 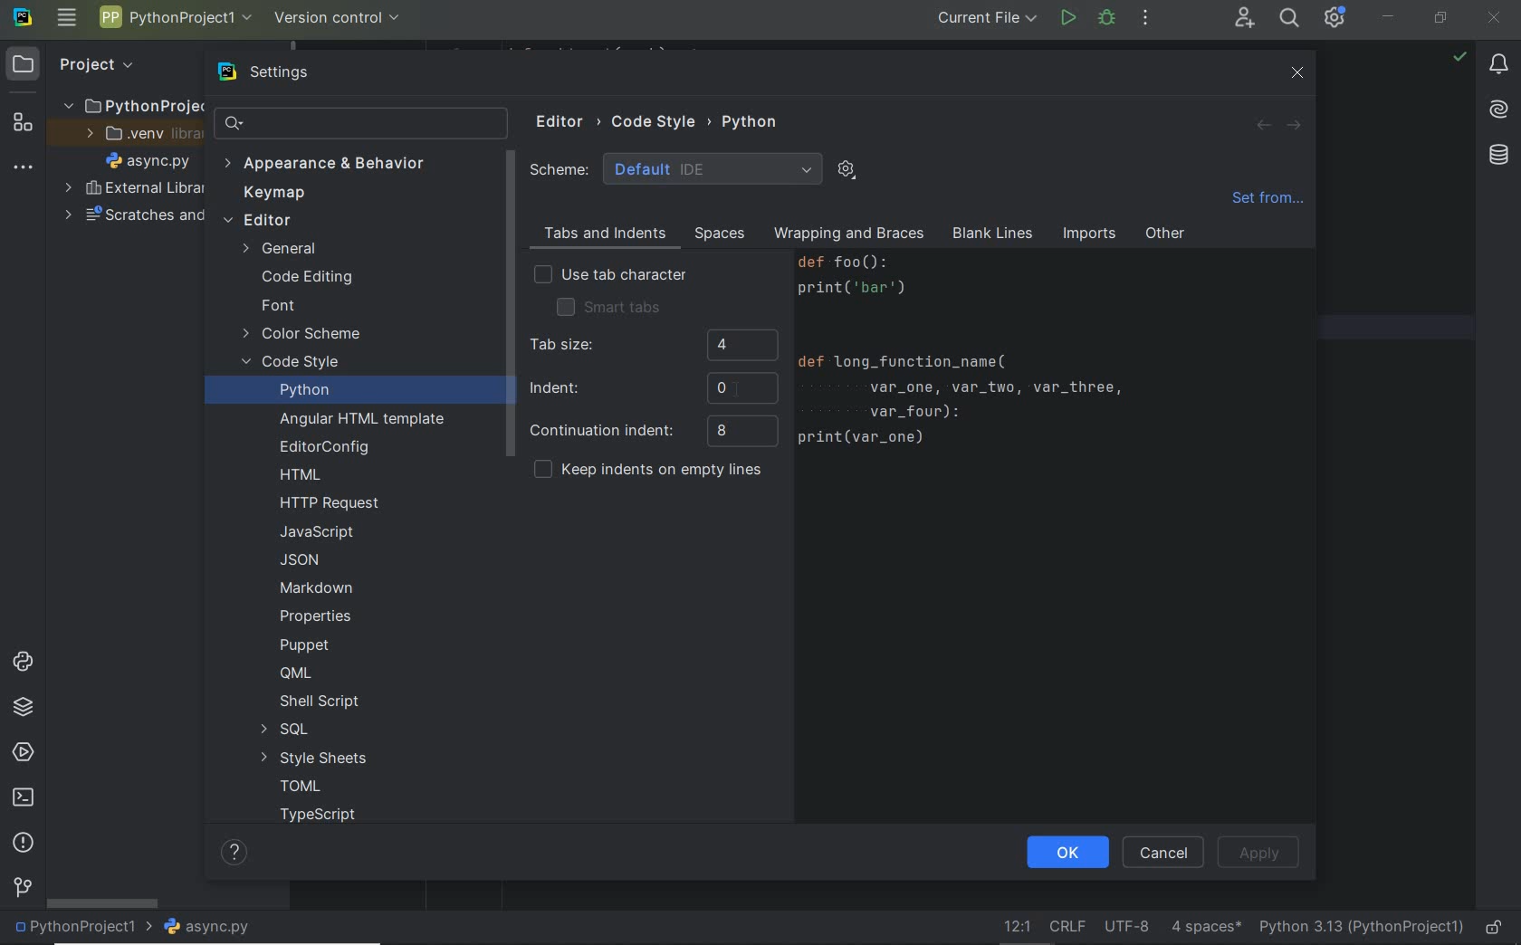 What do you see at coordinates (137, 134) in the screenshot?
I see `.veny` at bounding box center [137, 134].